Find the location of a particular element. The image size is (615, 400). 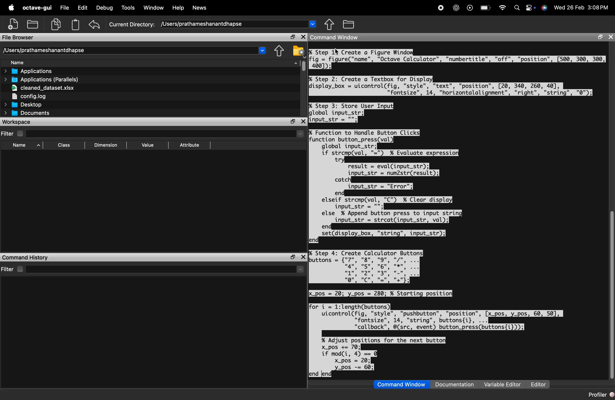

search here is located at coordinates (165, 270).